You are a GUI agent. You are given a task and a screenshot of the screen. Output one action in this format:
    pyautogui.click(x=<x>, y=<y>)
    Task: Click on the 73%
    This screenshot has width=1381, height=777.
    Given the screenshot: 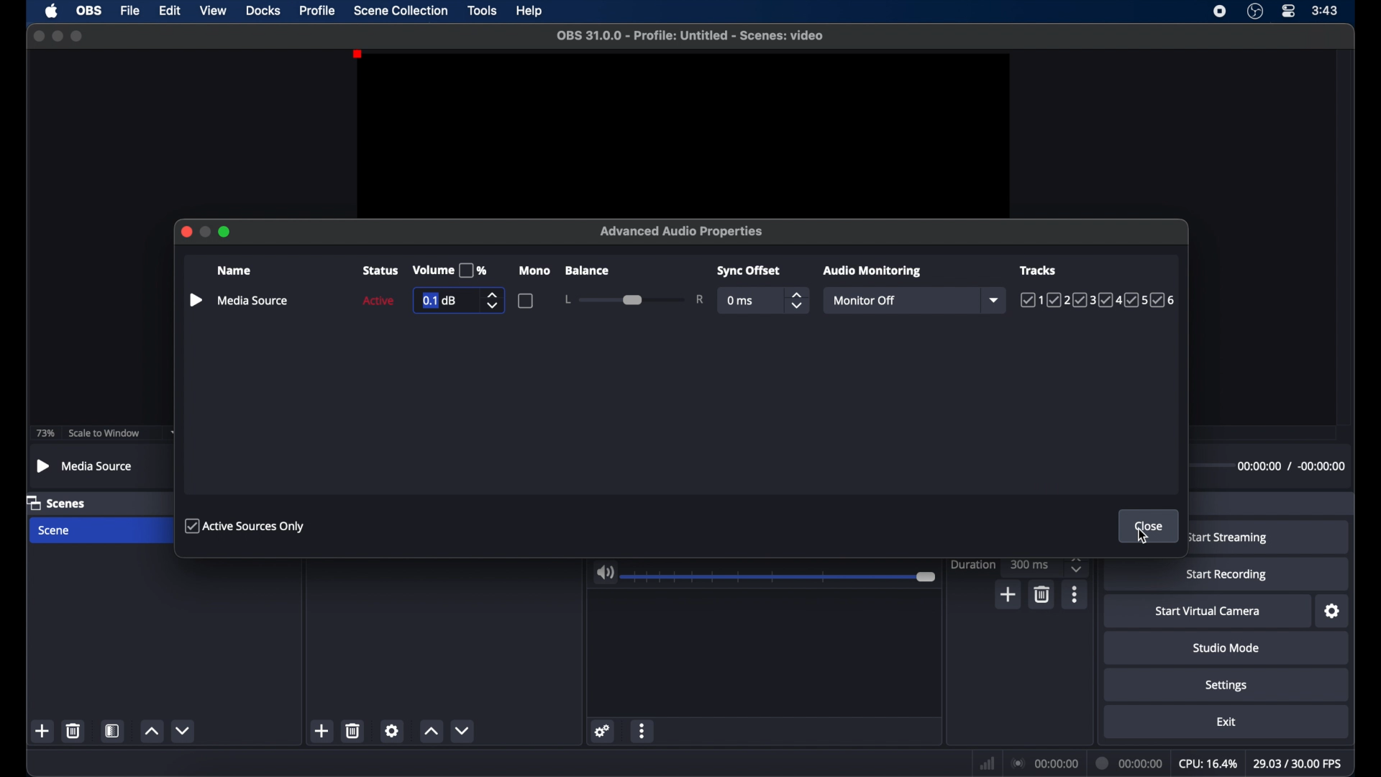 What is the action you would take?
    pyautogui.click(x=44, y=433)
    